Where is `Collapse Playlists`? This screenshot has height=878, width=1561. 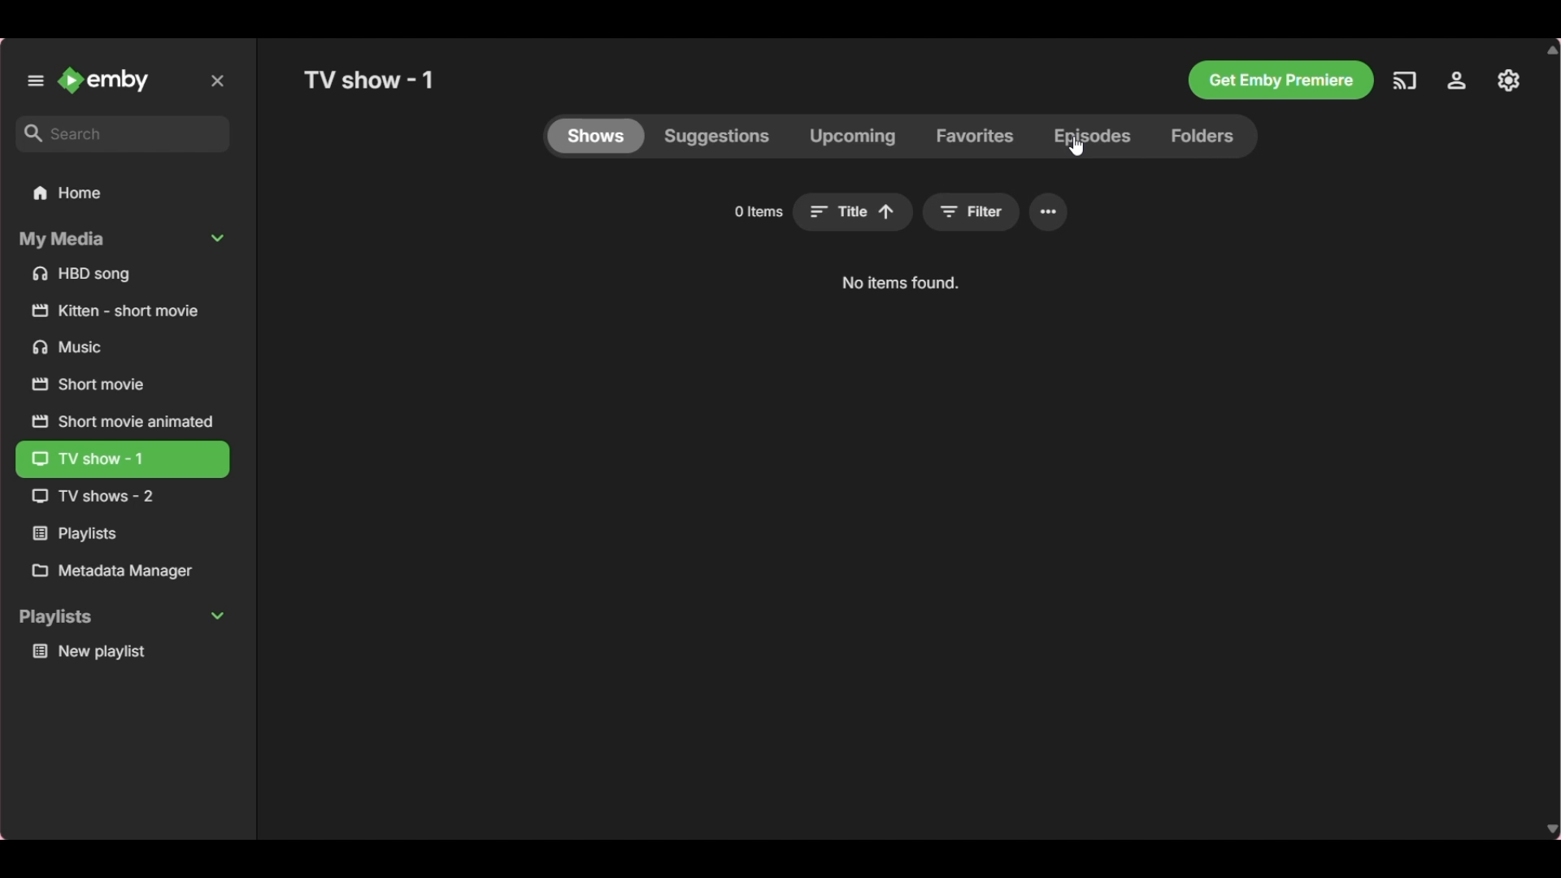
Collapse Playlists is located at coordinates (122, 619).